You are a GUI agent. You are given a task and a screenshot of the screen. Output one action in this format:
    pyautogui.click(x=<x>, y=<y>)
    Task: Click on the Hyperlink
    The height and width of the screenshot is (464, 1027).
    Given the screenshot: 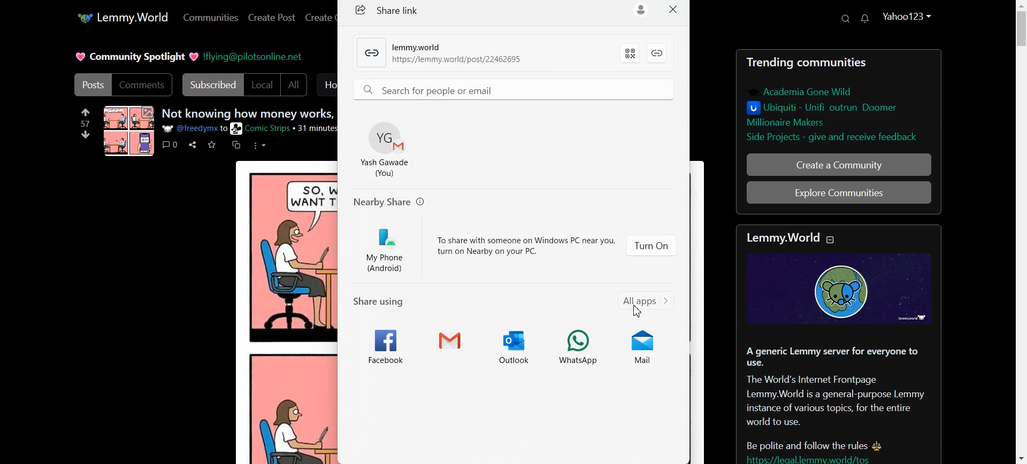 What is the action you would take?
    pyautogui.click(x=439, y=54)
    